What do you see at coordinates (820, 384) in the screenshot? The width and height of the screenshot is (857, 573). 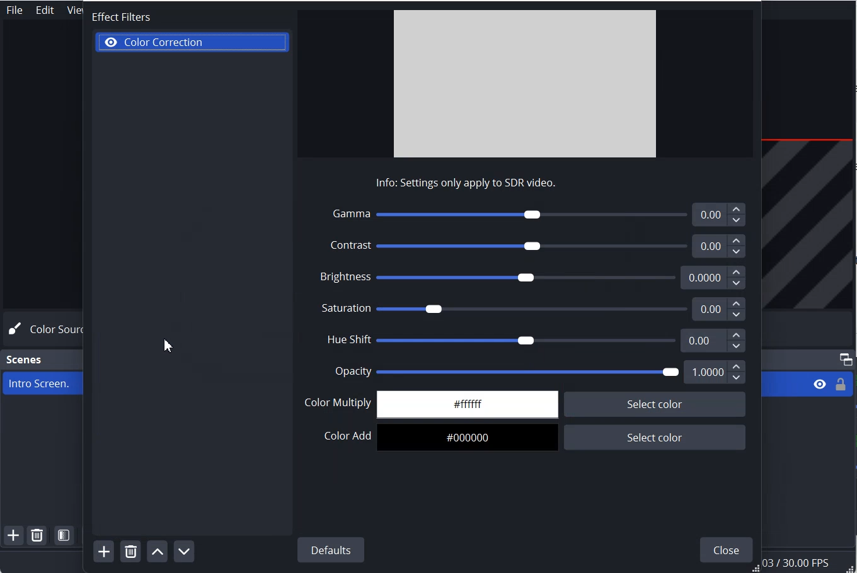 I see `Eye` at bounding box center [820, 384].